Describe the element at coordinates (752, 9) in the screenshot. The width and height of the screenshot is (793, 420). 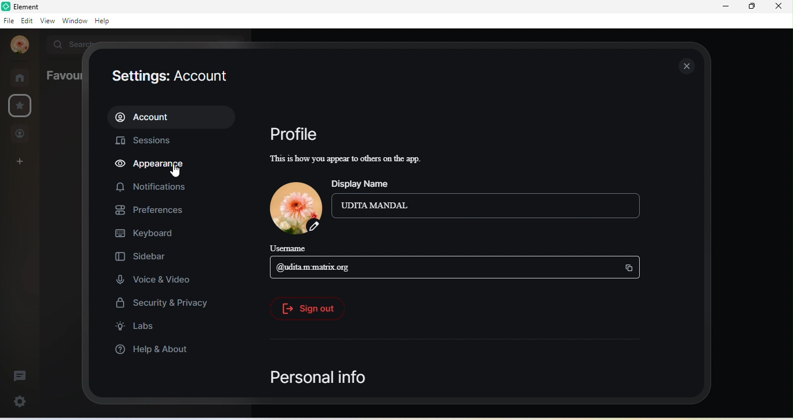
I see `maximize` at that location.